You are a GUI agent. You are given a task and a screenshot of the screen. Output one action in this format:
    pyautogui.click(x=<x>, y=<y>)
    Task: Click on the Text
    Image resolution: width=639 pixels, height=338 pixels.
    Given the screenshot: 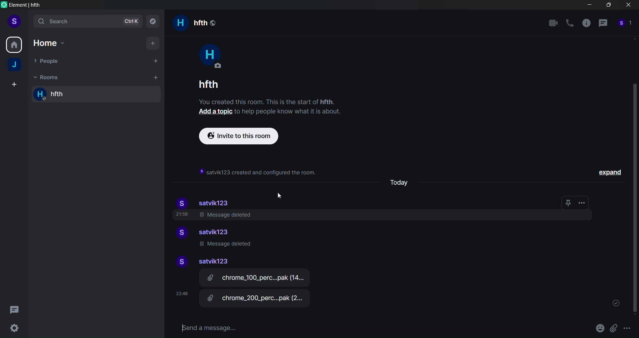 What is the action you would take?
    pyautogui.click(x=270, y=91)
    